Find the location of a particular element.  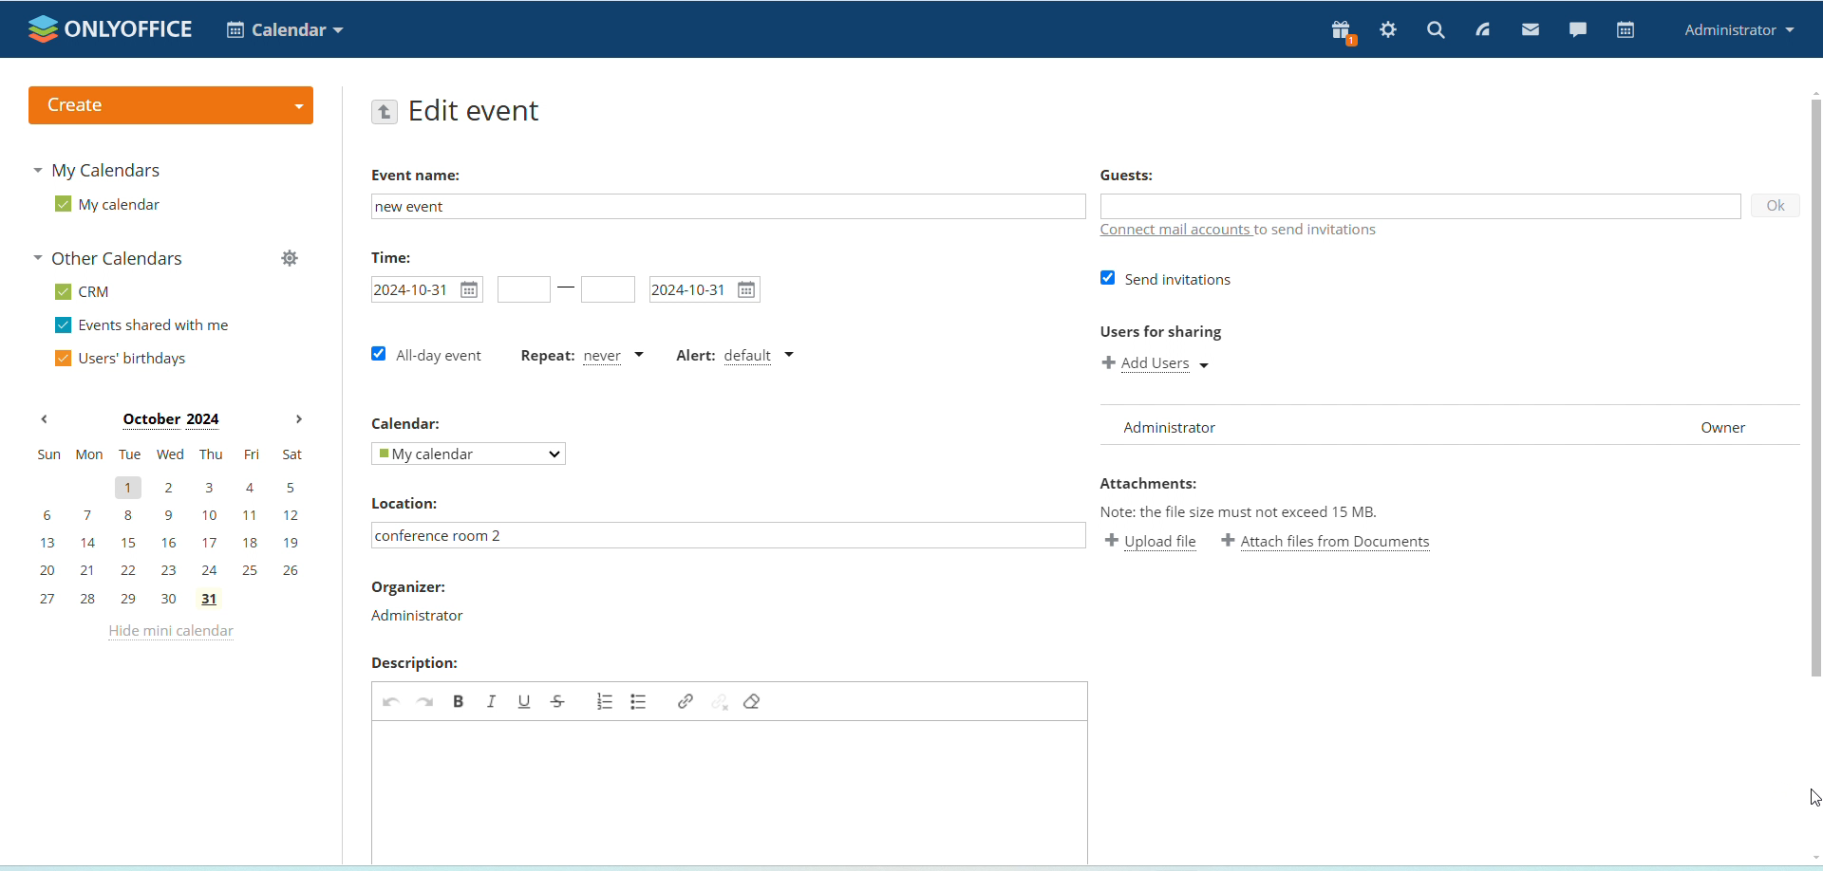

ok is located at coordinates (1774, 207).